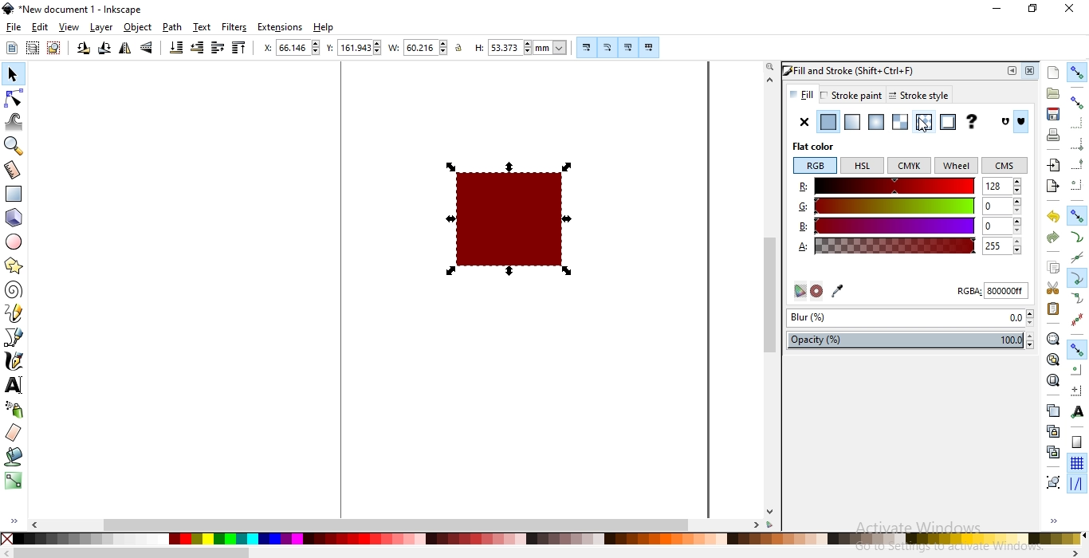 The height and width of the screenshot is (558, 1089). Describe the element at coordinates (13, 458) in the screenshot. I see `fill bounded areas` at that location.